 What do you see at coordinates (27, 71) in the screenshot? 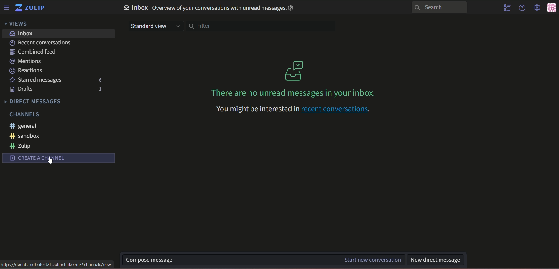
I see `reactions` at bounding box center [27, 71].